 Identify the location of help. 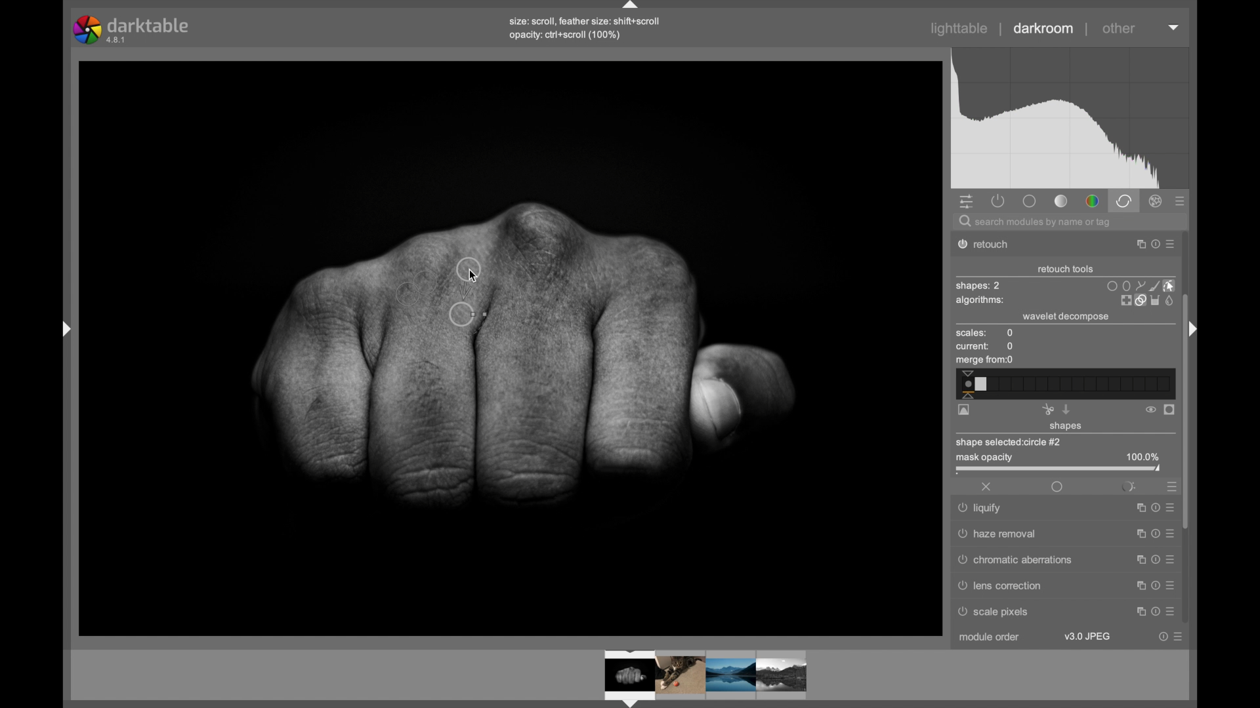
(1154, 559).